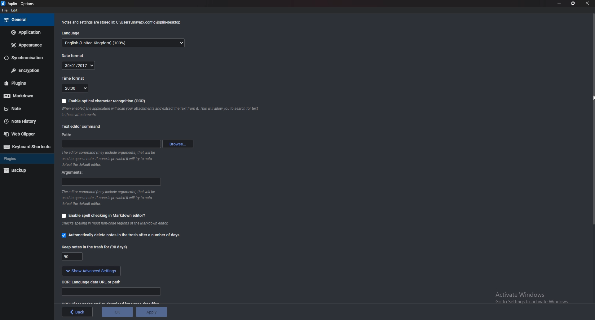  What do you see at coordinates (77, 312) in the screenshot?
I see `back` at bounding box center [77, 312].